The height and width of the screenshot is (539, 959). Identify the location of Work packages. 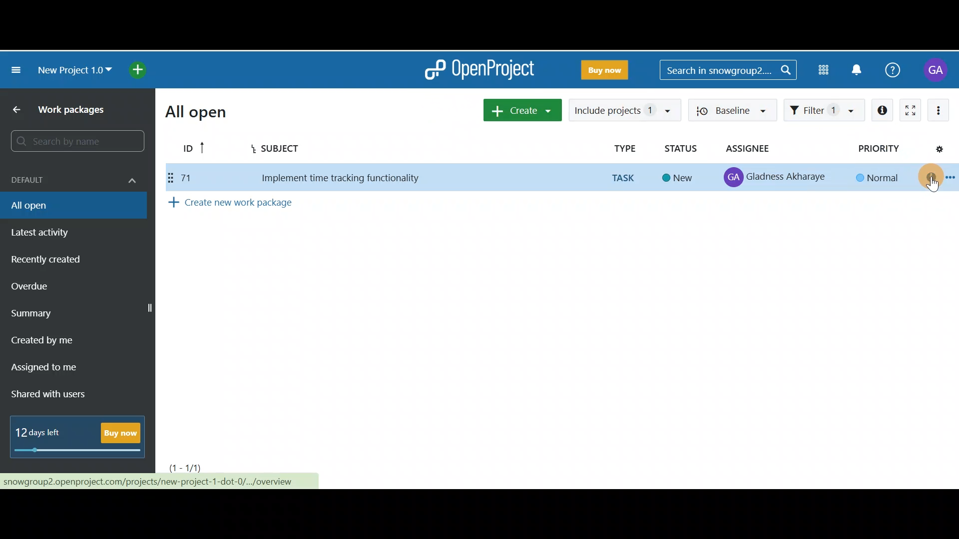
(65, 109).